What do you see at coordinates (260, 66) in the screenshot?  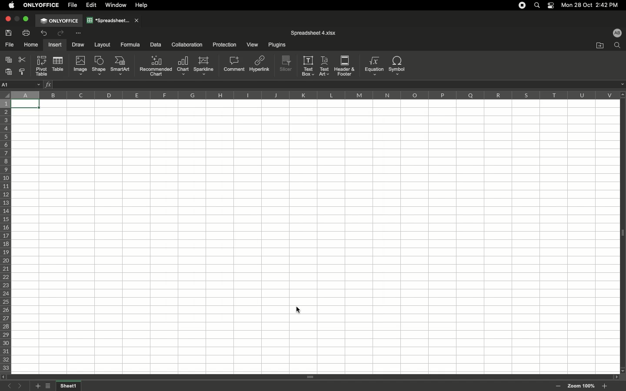 I see `Hyperlink` at bounding box center [260, 66].